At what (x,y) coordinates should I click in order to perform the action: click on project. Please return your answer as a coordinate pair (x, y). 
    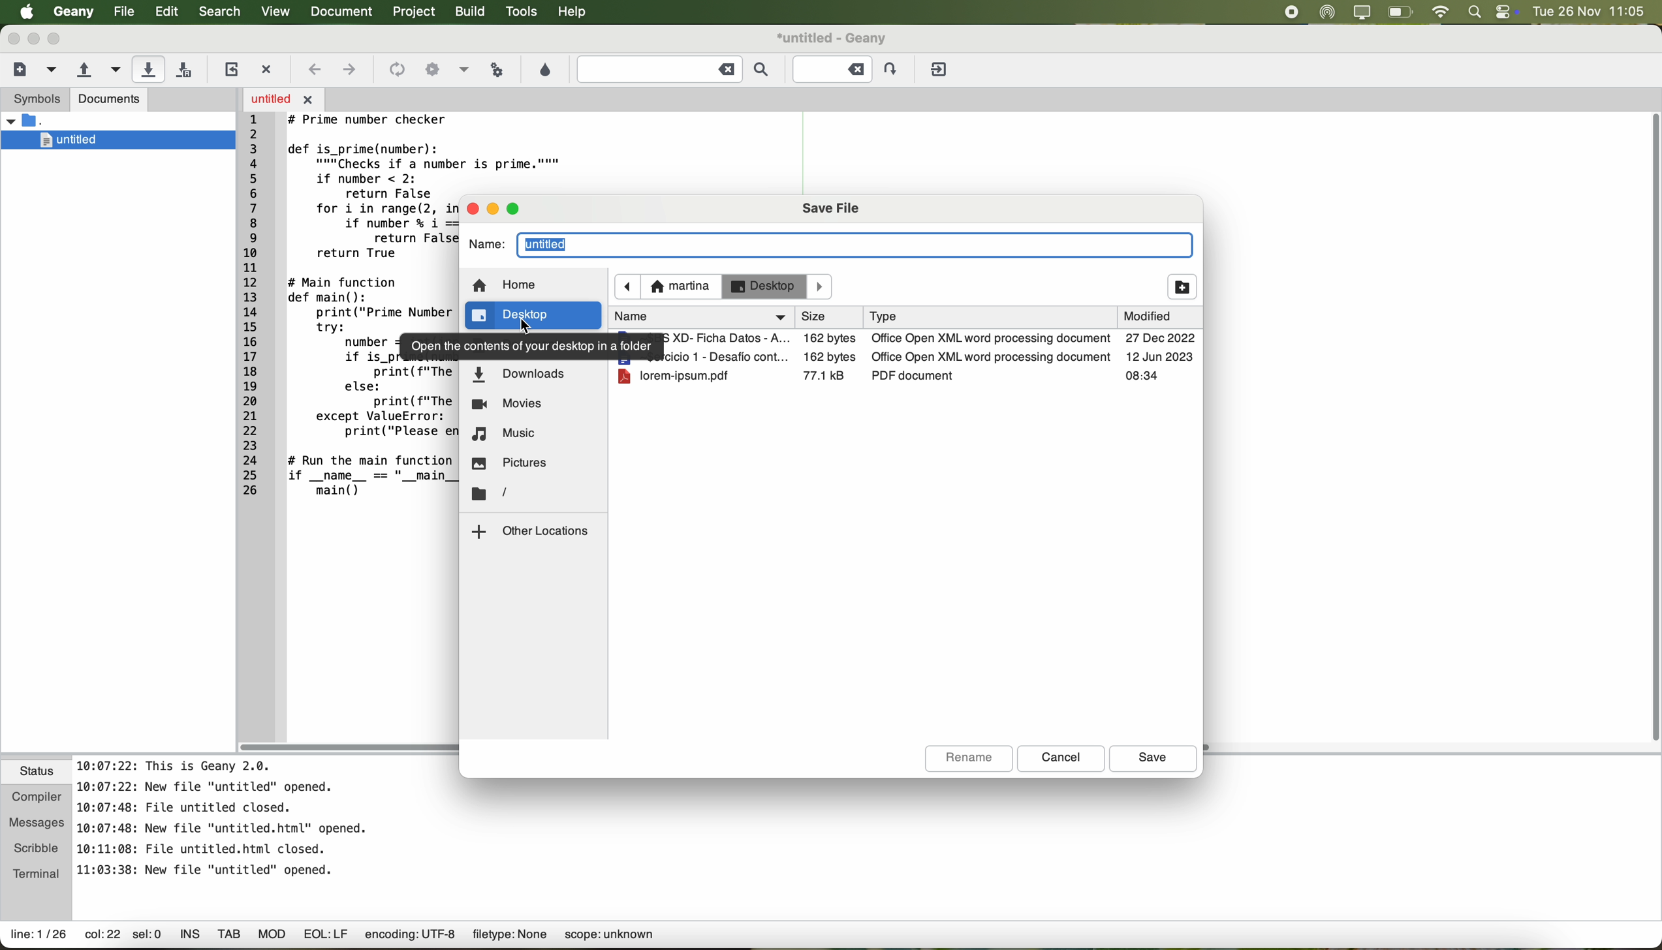
    Looking at the image, I should click on (416, 12).